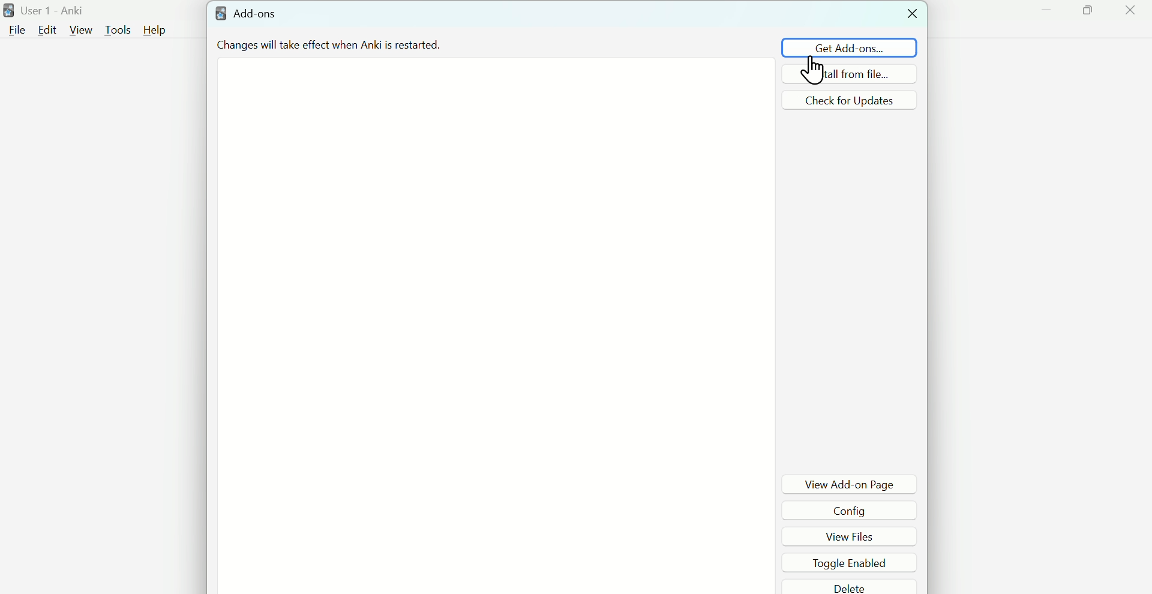 The height and width of the screenshot is (594, 1152). Describe the element at coordinates (853, 586) in the screenshot. I see `Delete` at that location.